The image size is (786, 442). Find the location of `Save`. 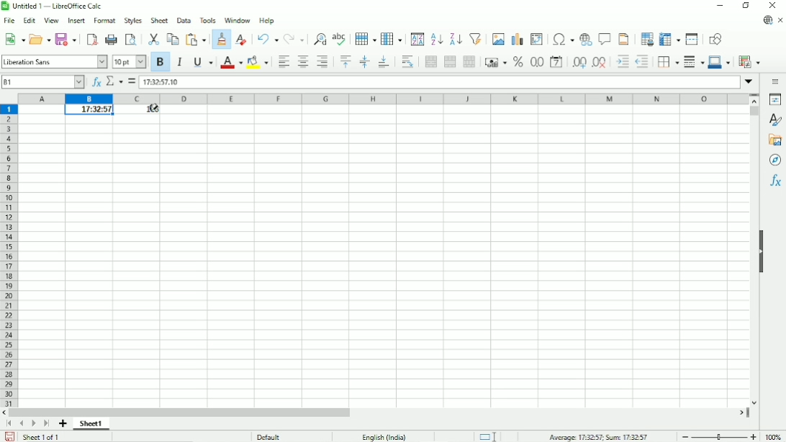

Save is located at coordinates (9, 436).